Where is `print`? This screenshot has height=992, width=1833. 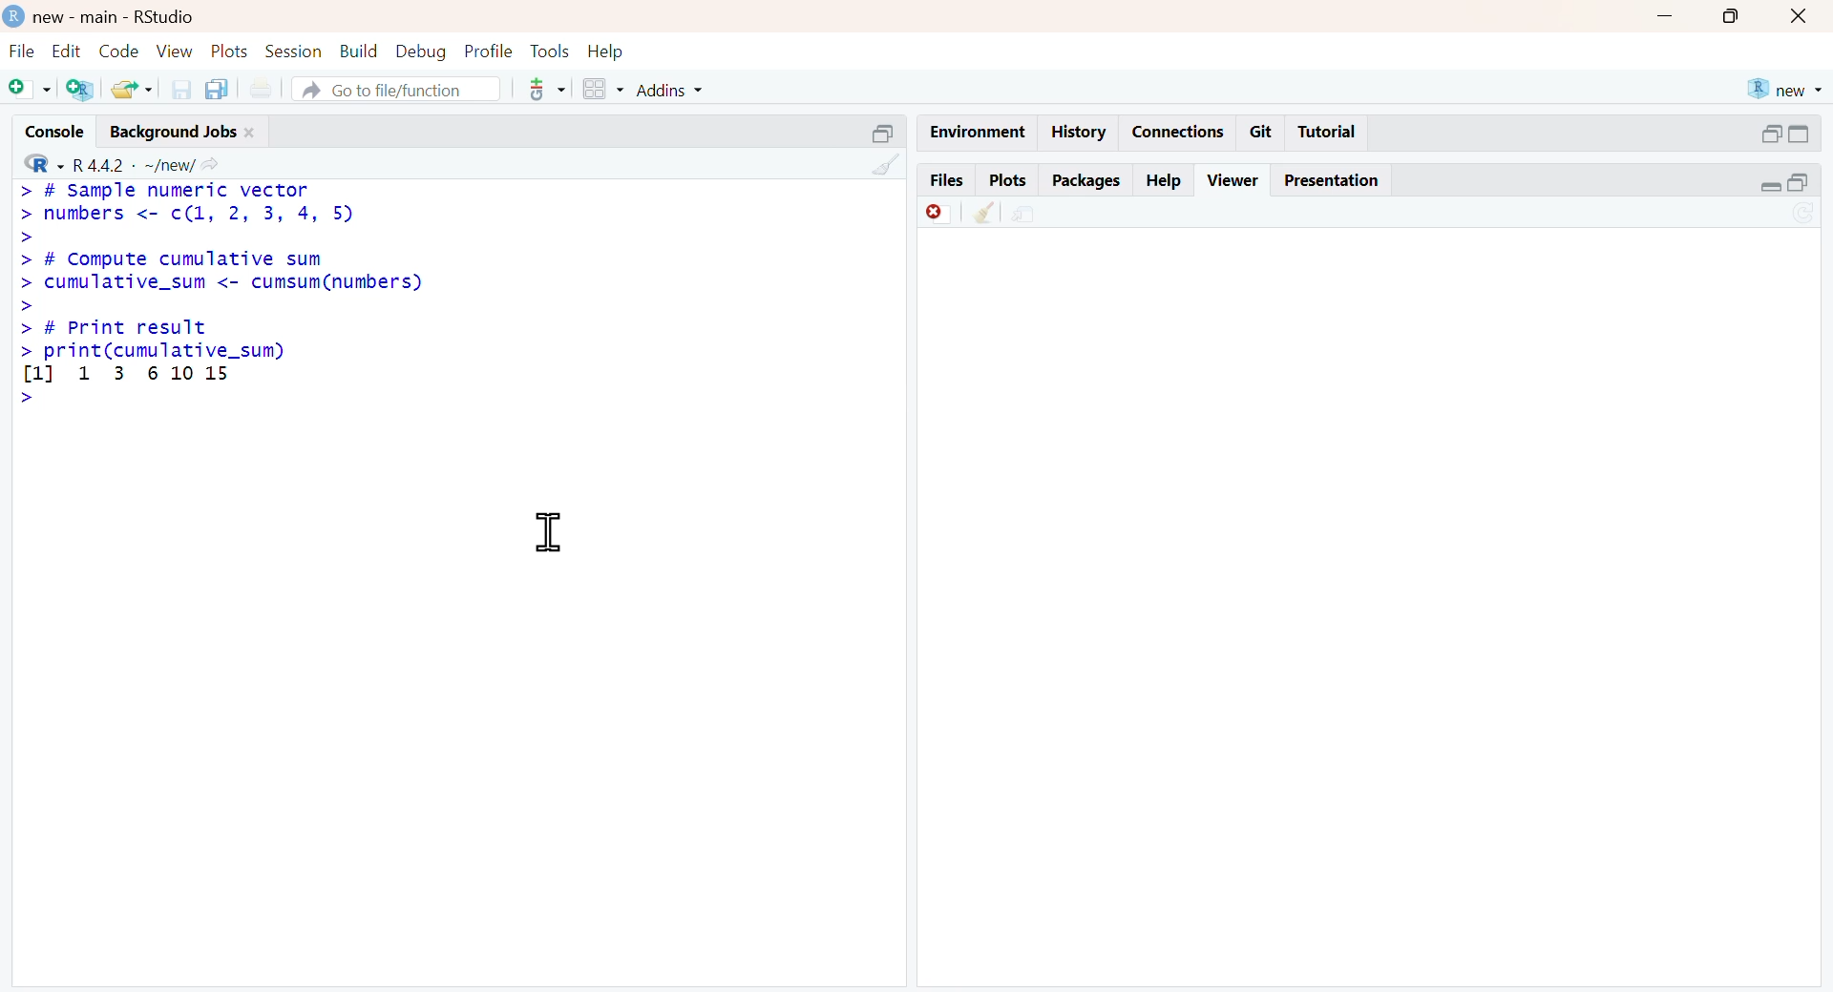 print is located at coordinates (262, 88).